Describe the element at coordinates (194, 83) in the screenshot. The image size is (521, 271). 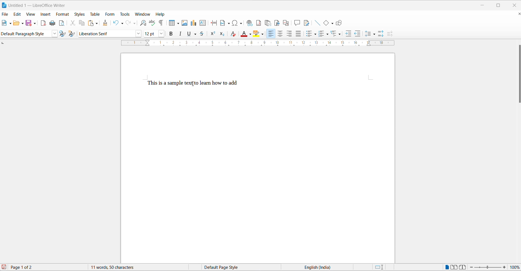
I see `sample text` at that location.